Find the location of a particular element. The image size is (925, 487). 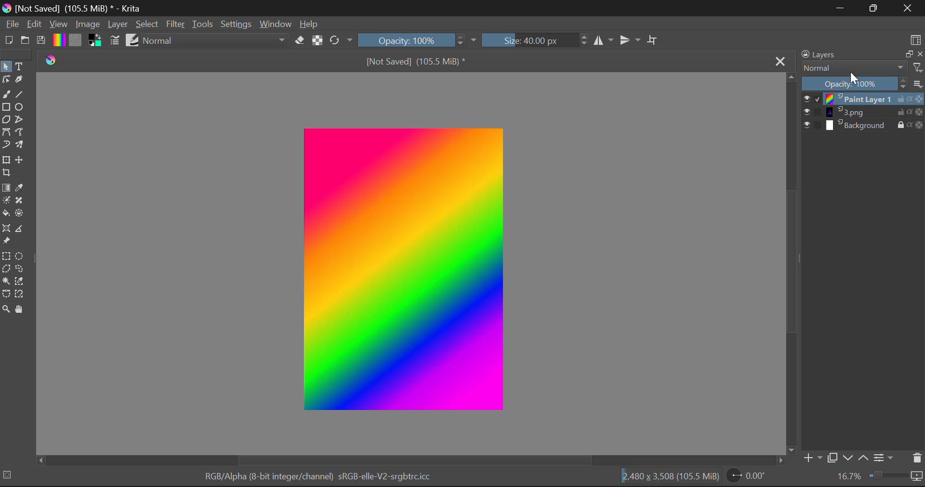

lock layer is located at coordinates (904, 124).